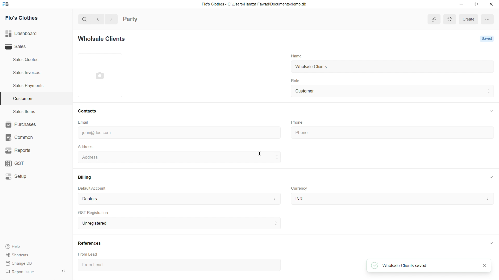  Describe the element at coordinates (20, 272) in the screenshot. I see `Report Issue` at that location.